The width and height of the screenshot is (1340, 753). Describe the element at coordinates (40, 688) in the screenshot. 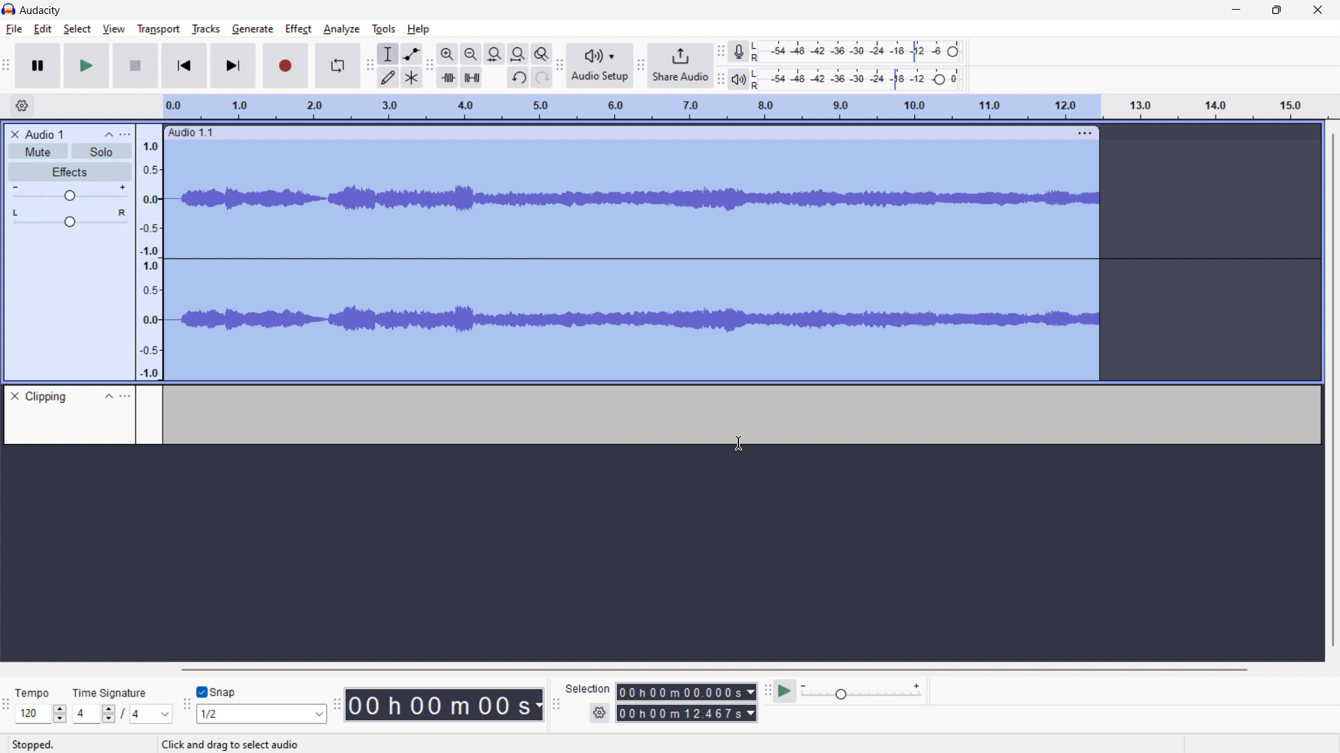

I see `Tempo` at that location.